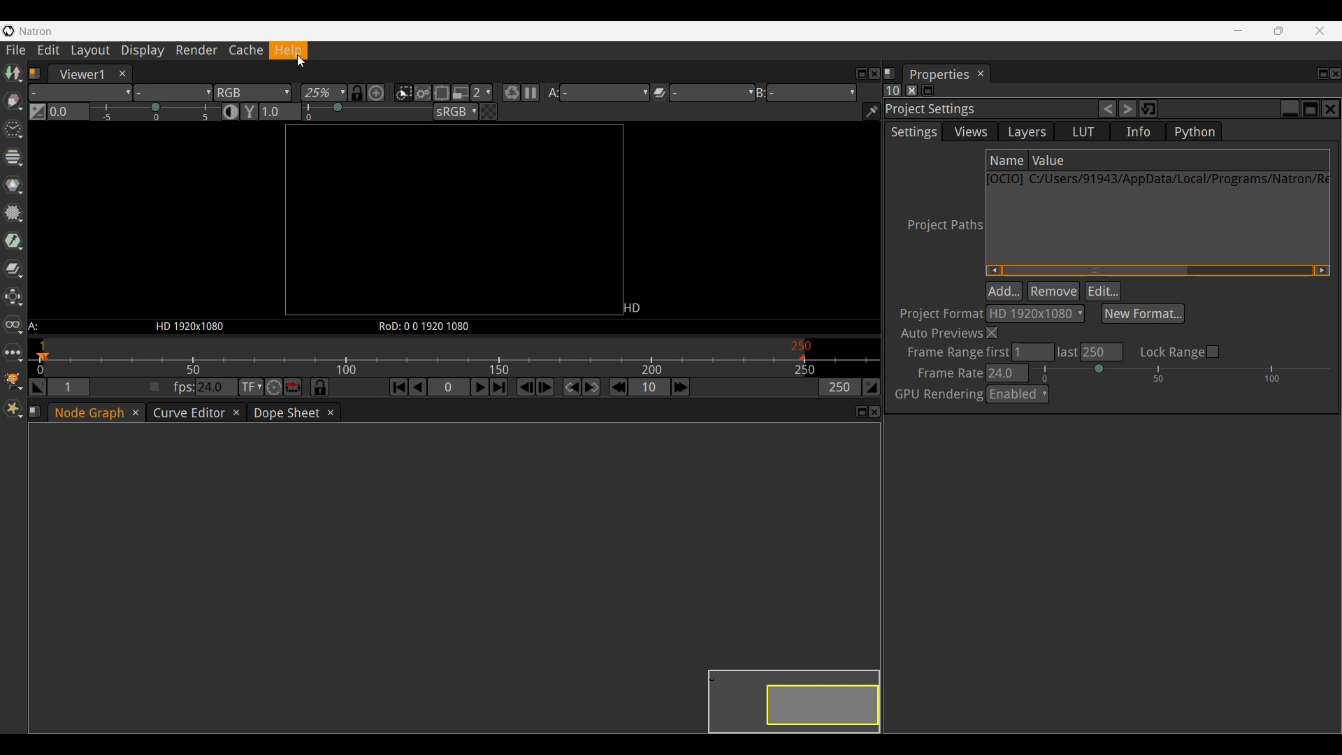 The width and height of the screenshot is (1342, 755). What do you see at coordinates (1311, 108) in the screenshot?
I see `Float Project settings panel` at bounding box center [1311, 108].